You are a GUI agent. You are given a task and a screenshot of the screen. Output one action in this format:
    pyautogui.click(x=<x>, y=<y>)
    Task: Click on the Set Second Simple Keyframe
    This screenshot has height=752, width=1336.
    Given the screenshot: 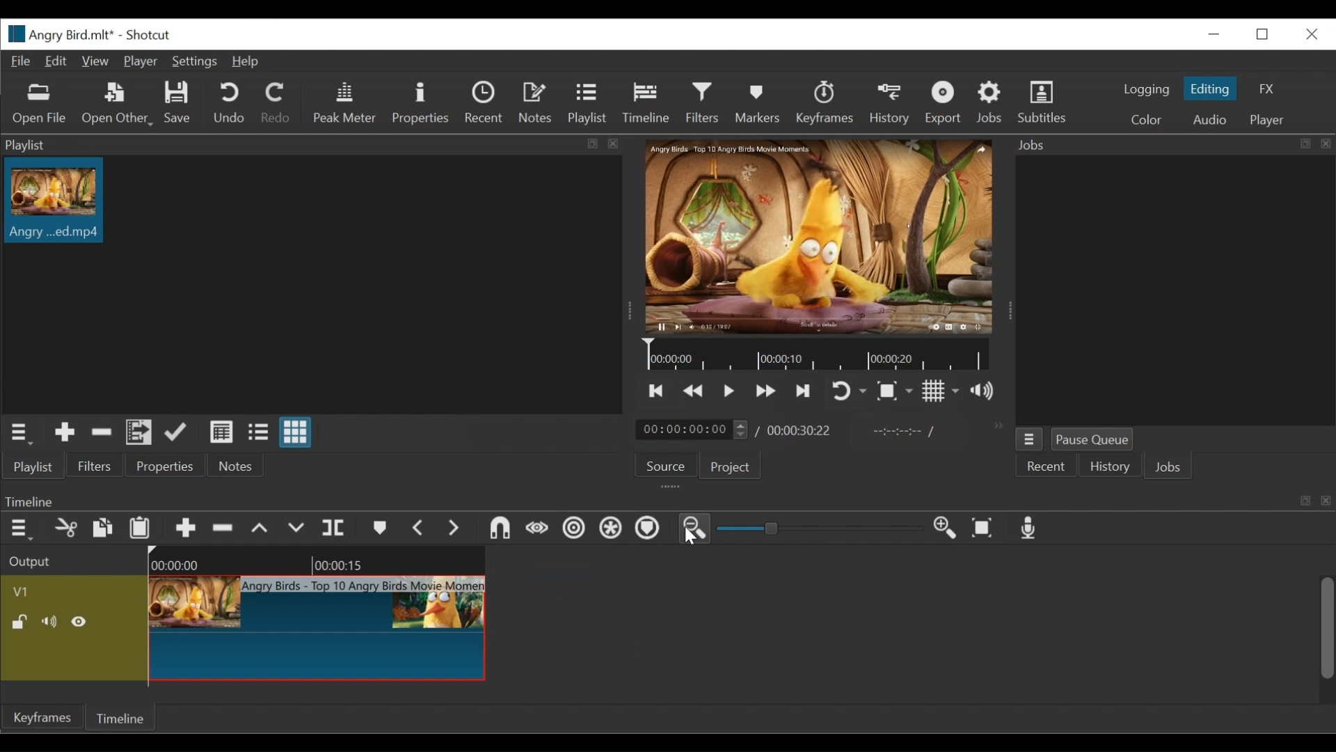 What is the action you would take?
    pyautogui.click(x=568, y=531)
    